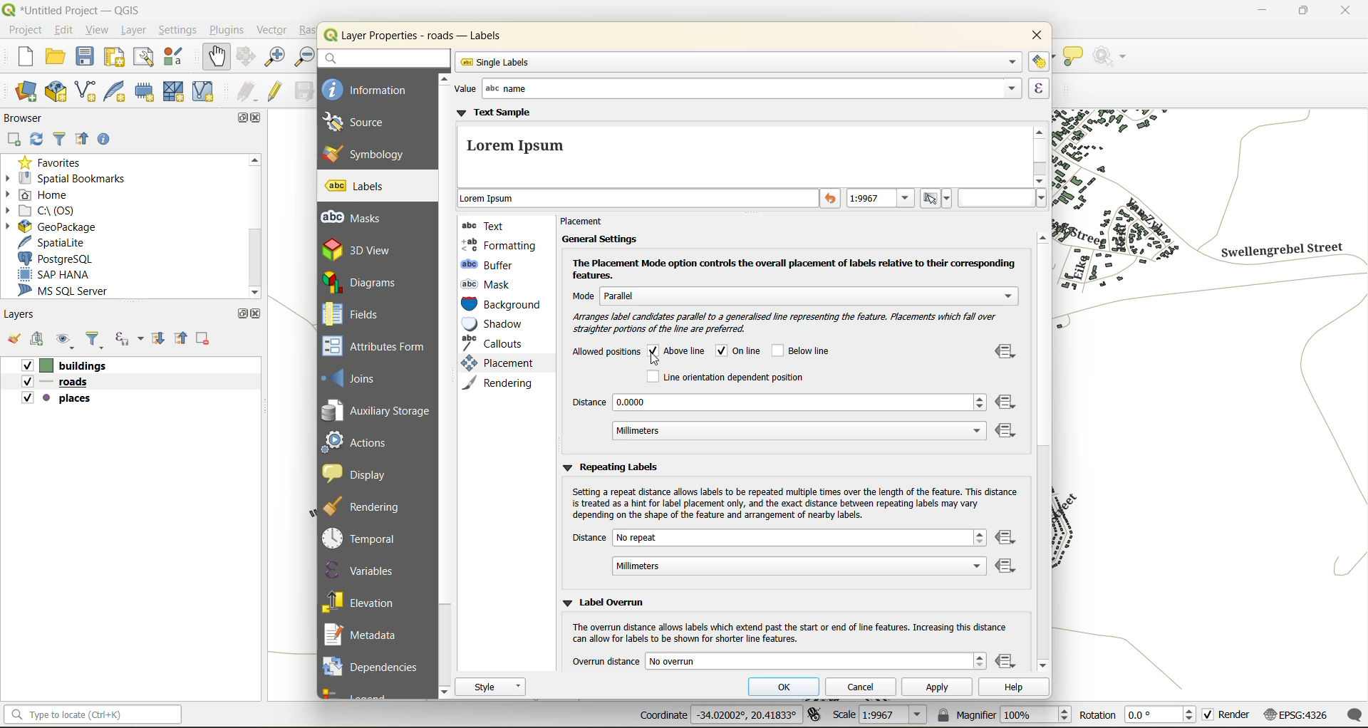 Image resolution: width=1368 pixels, height=728 pixels. What do you see at coordinates (259, 316) in the screenshot?
I see `close` at bounding box center [259, 316].